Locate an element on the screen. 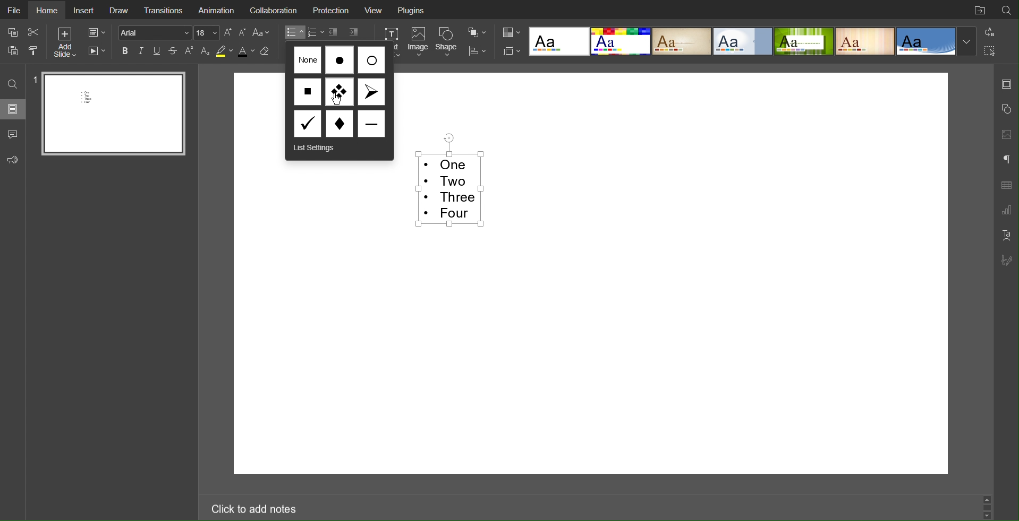 This screenshot has width=1019, height=521. Text Box is located at coordinates (391, 36).